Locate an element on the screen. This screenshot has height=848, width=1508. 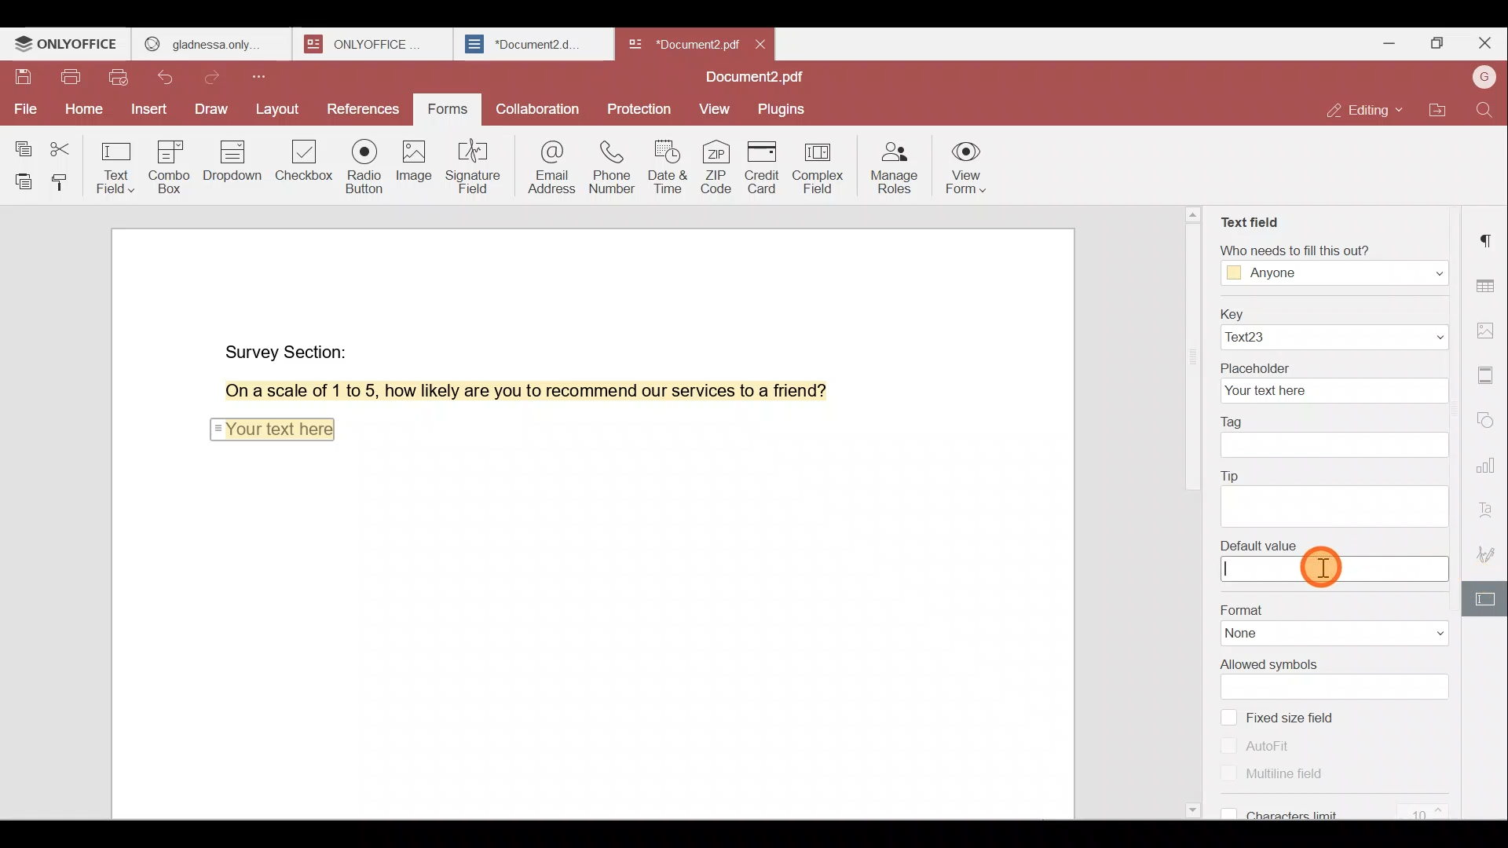
Plugins is located at coordinates (784, 108).